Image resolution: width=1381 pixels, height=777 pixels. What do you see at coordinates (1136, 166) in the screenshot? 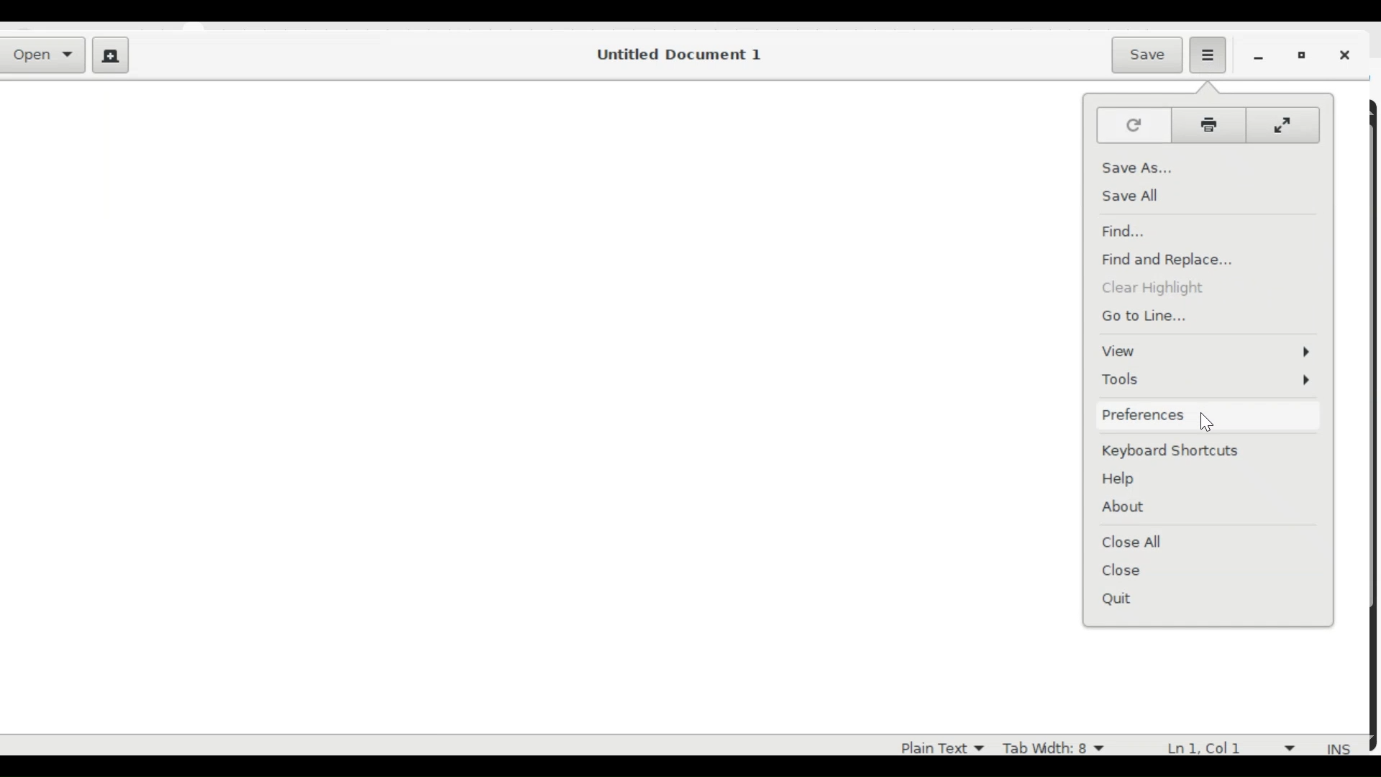
I see `Save as` at bounding box center [1136, 166].